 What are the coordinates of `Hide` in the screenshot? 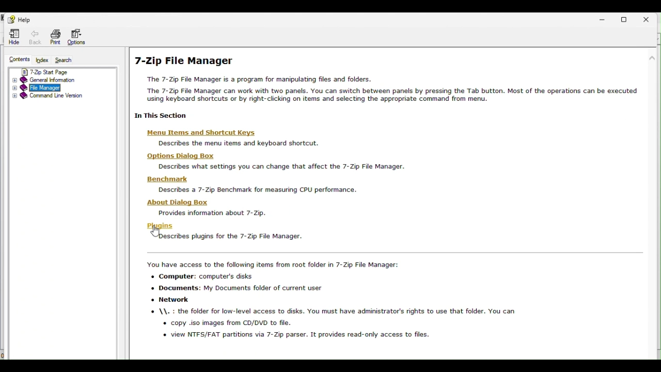 It's located at (12, 38).